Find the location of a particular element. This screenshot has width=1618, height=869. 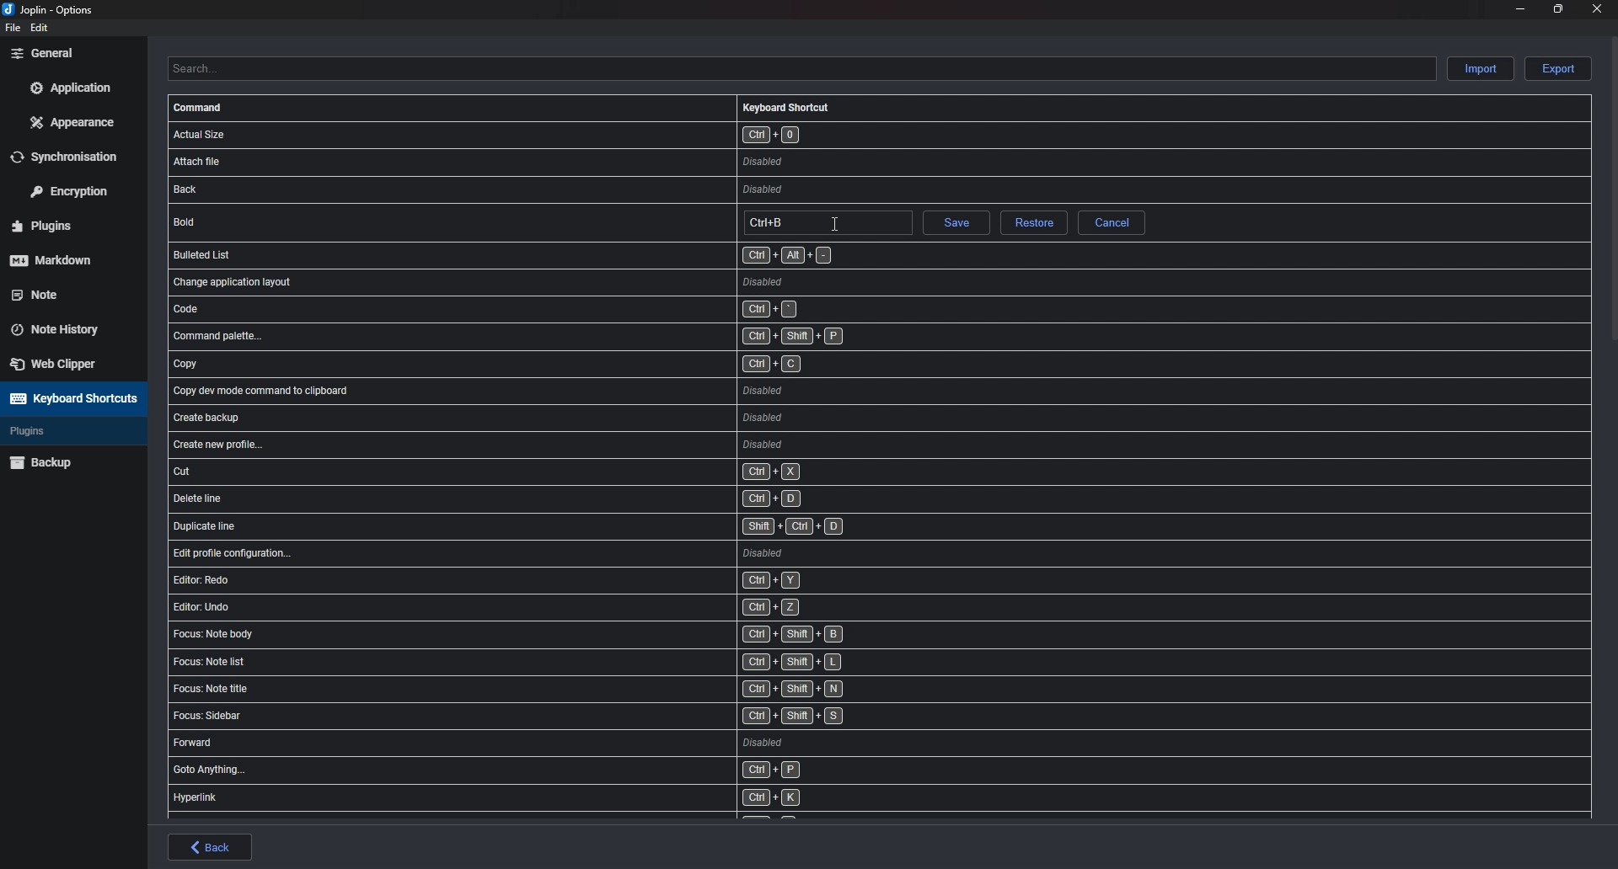

file is located at coordinates (11, 28).